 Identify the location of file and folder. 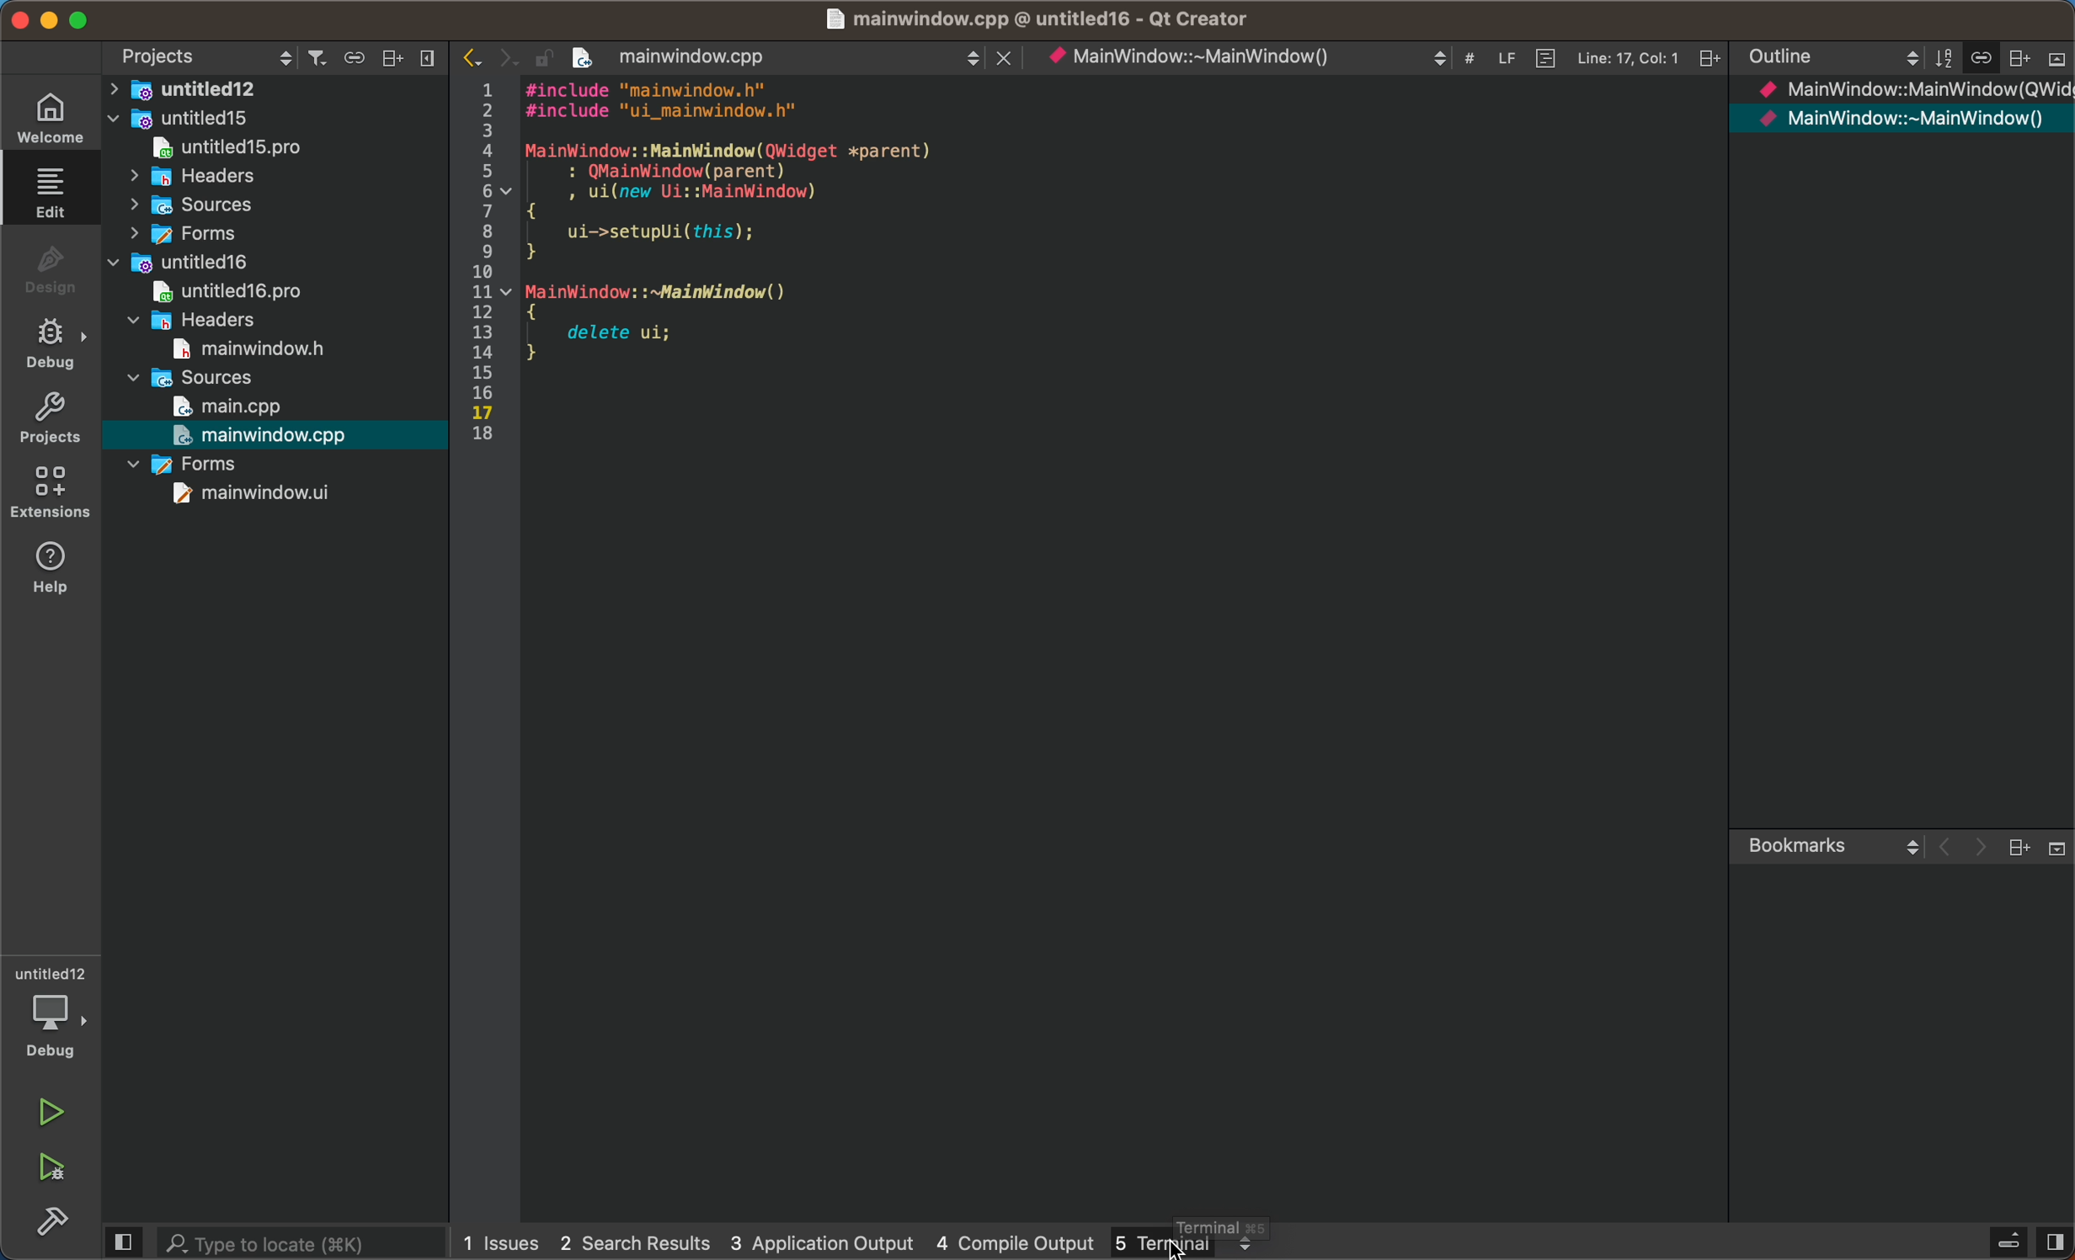
(196, 378).